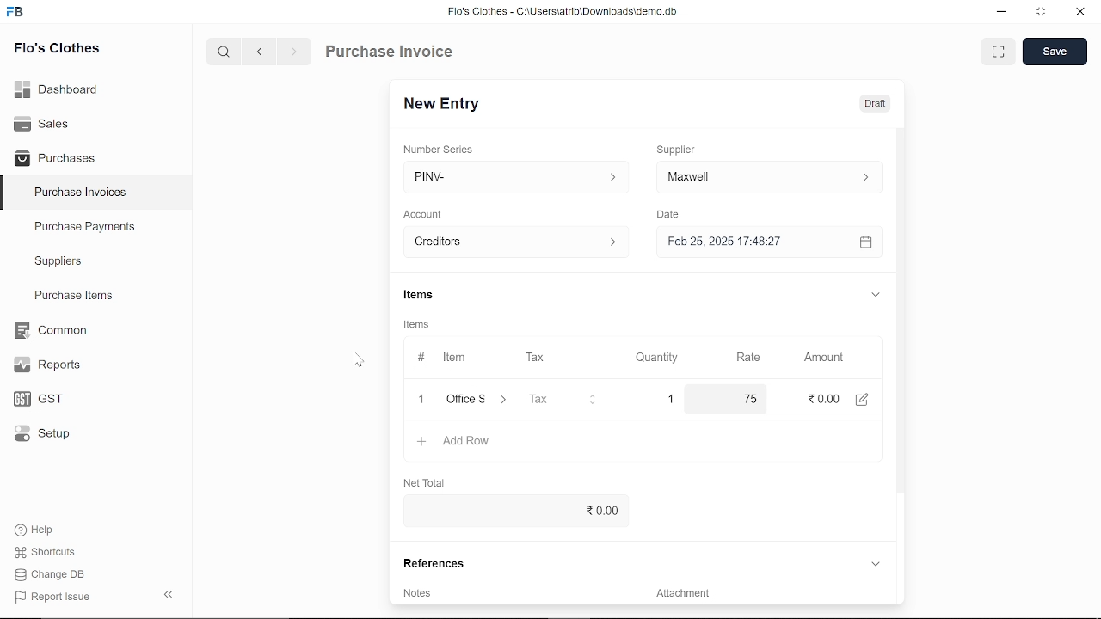 The width and height of the screenshot is (1101, 619). Describe the element at coordinates (1079, 14) in the screenshot. I see `close` at that location.